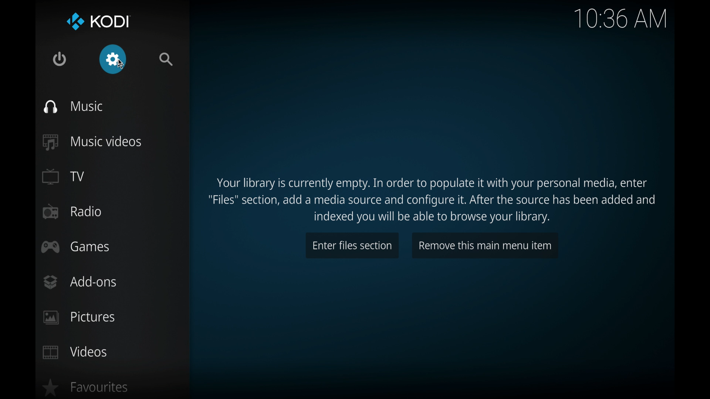  Describe the element at coordinates (81, 318) in the screenshot. I see `pictures` at that location.